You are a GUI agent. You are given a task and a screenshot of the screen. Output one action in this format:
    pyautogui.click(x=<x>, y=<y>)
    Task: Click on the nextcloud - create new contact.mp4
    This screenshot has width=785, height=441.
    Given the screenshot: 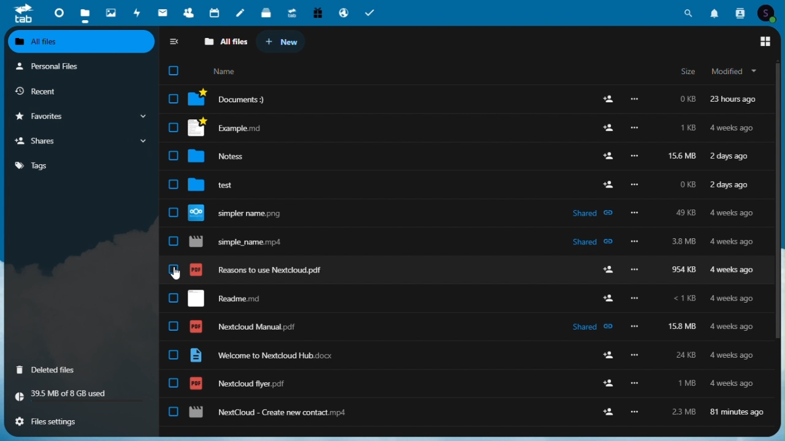 What is the action you would take?
    pyautogui.click(x=268, y=413)
    